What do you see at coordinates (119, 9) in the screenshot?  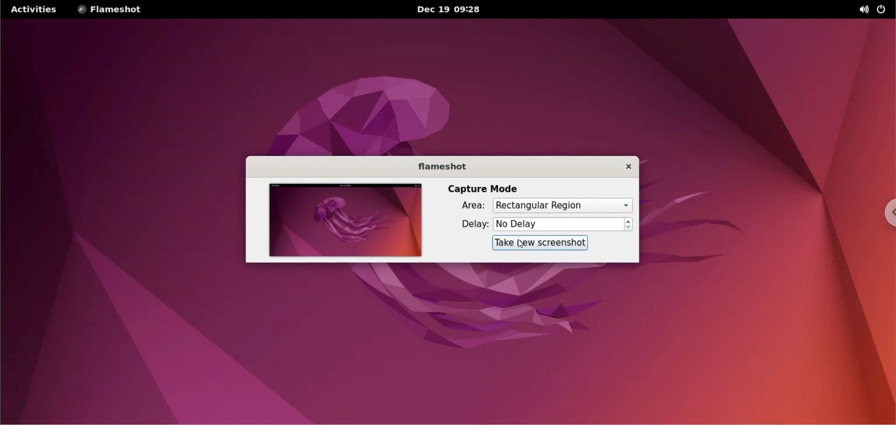 I see `flameshot options` at bounding box center [119, 9].